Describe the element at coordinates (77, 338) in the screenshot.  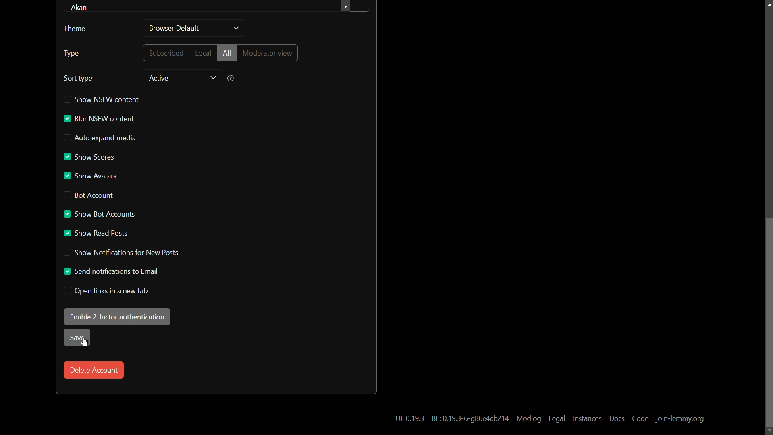
I see `save` at that location.